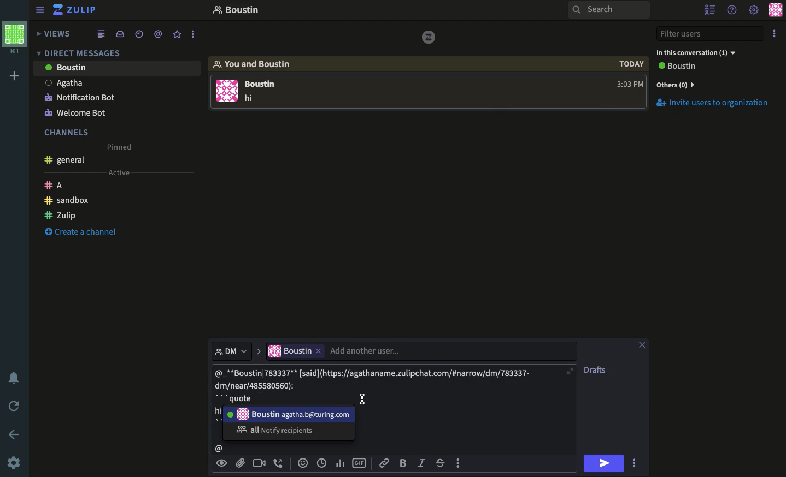 This screenshot has width=786, height=477. Describe the element at coordinates (718, 104) in the screenshot. I see `Invite users to organization` at that location.